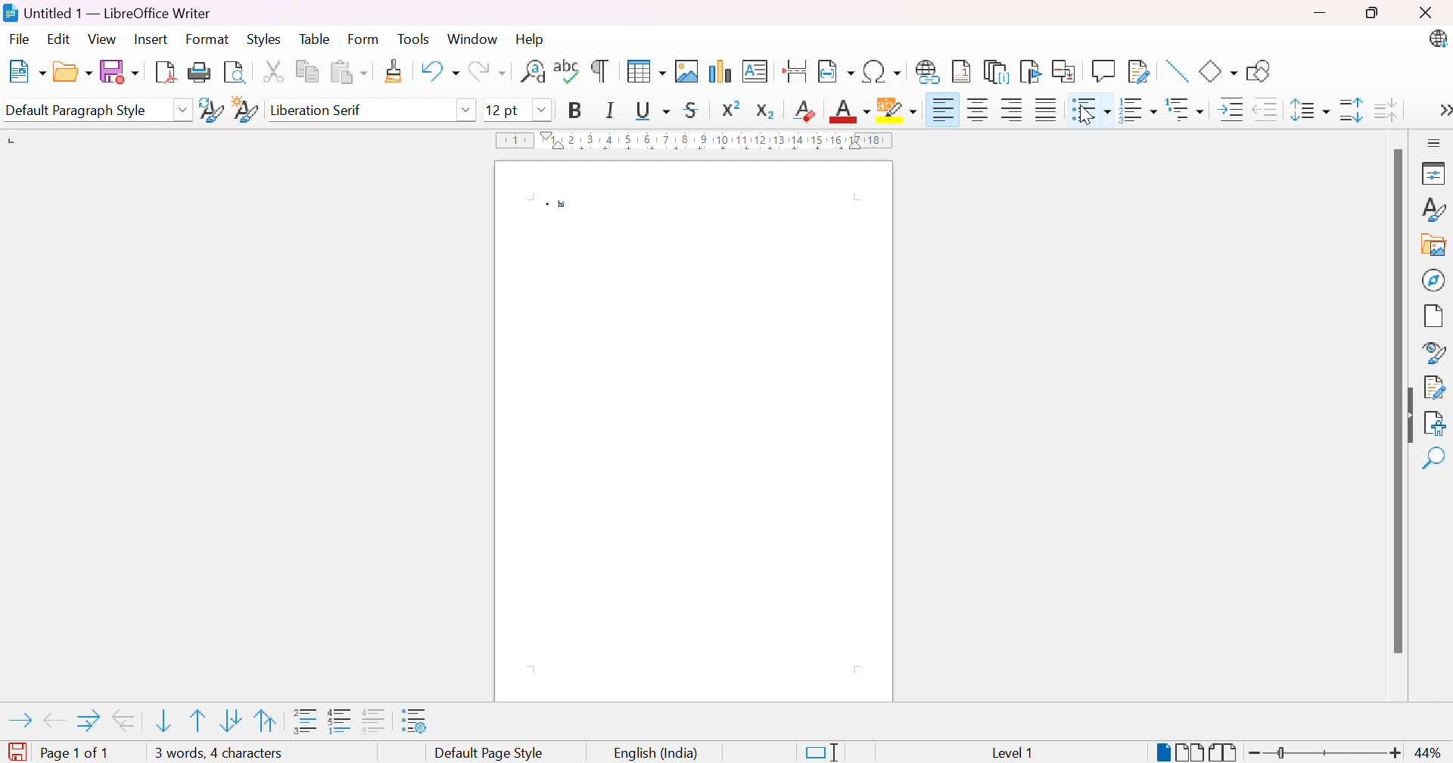 The height and width of the screenshot is (763, 1453). I want to click on Default page style, so click(491, 752).